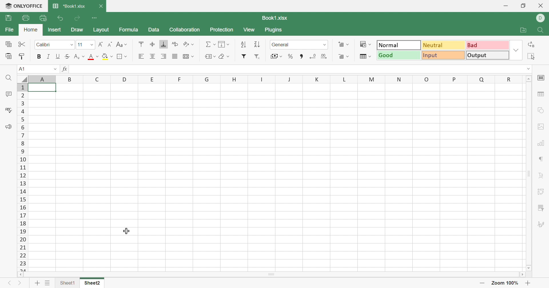  What do you see at coordinates (60, 19) in the screenshot?
I see `Undo` at bounding box center [60, 19].